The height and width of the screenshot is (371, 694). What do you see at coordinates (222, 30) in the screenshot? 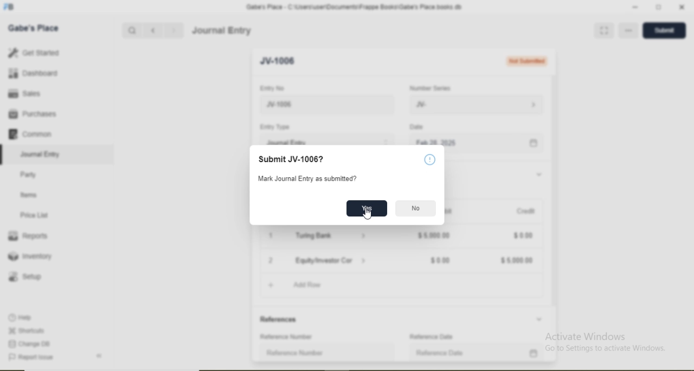
I see `Journal Entry` at bounding box center [222, 30].